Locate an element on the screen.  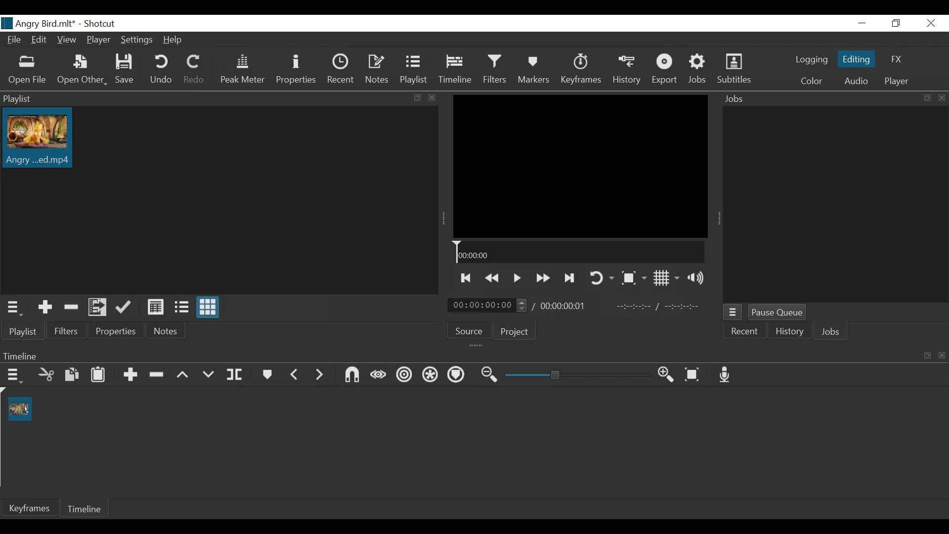
markers is located at coordinates (266, 374).